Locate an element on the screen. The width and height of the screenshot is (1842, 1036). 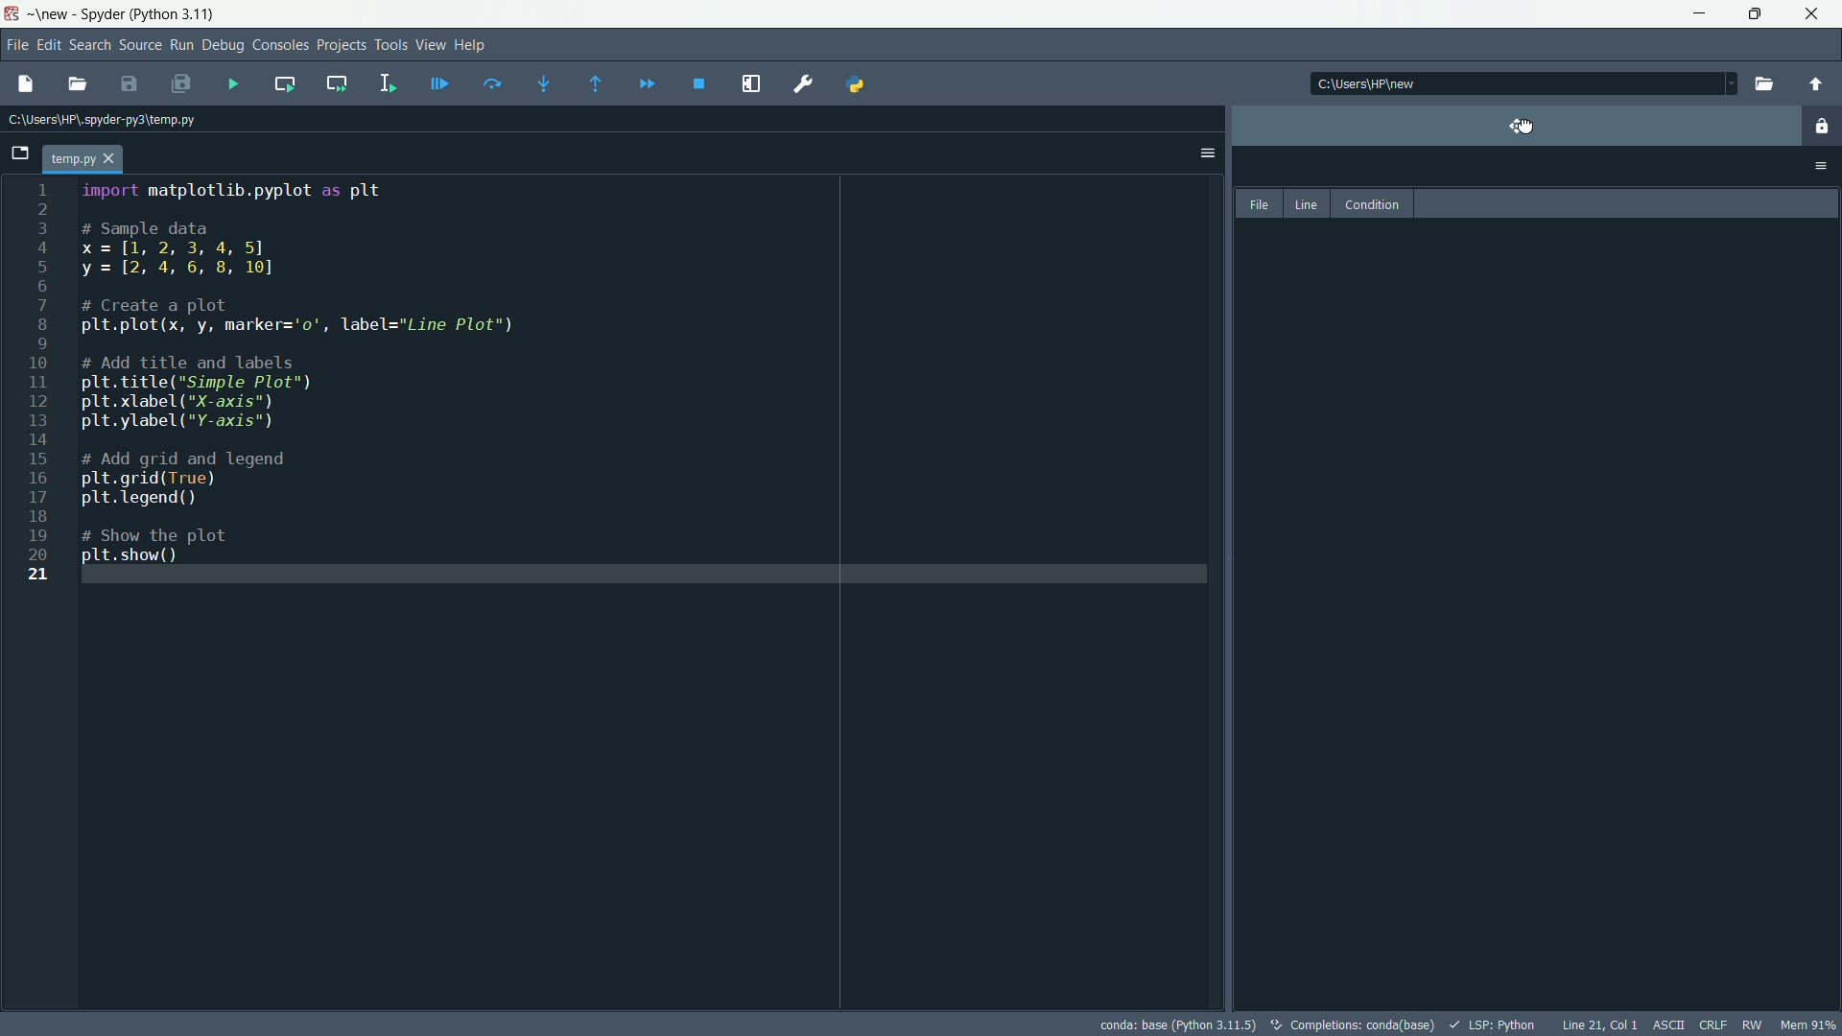
preferences is located at coordinates (804, 82).